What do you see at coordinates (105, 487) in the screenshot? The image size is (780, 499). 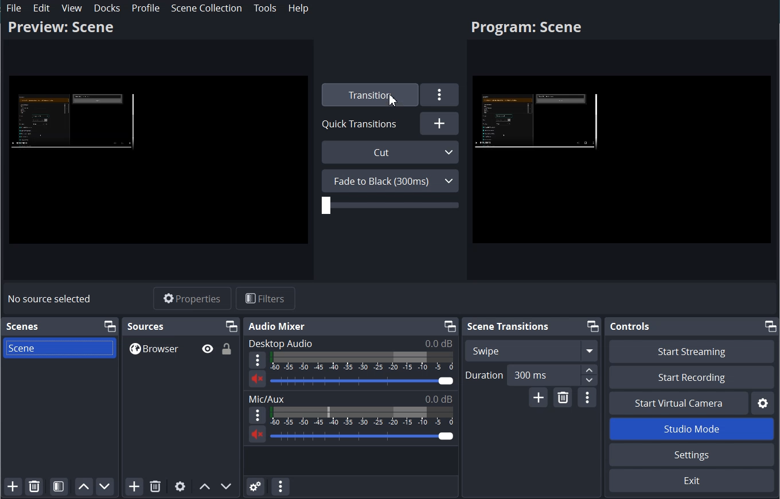 I see `Move Scene down` at bounding box center [105, 487].